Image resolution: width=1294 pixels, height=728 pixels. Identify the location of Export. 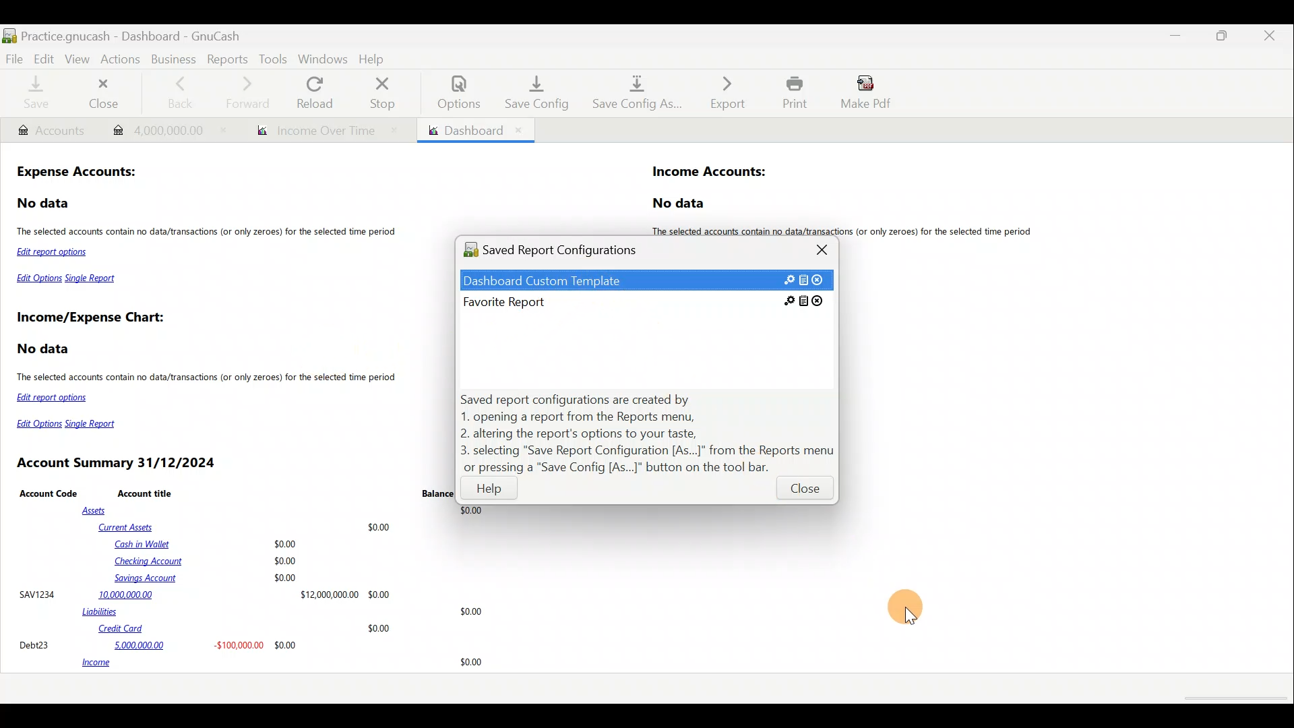
(720, 92).